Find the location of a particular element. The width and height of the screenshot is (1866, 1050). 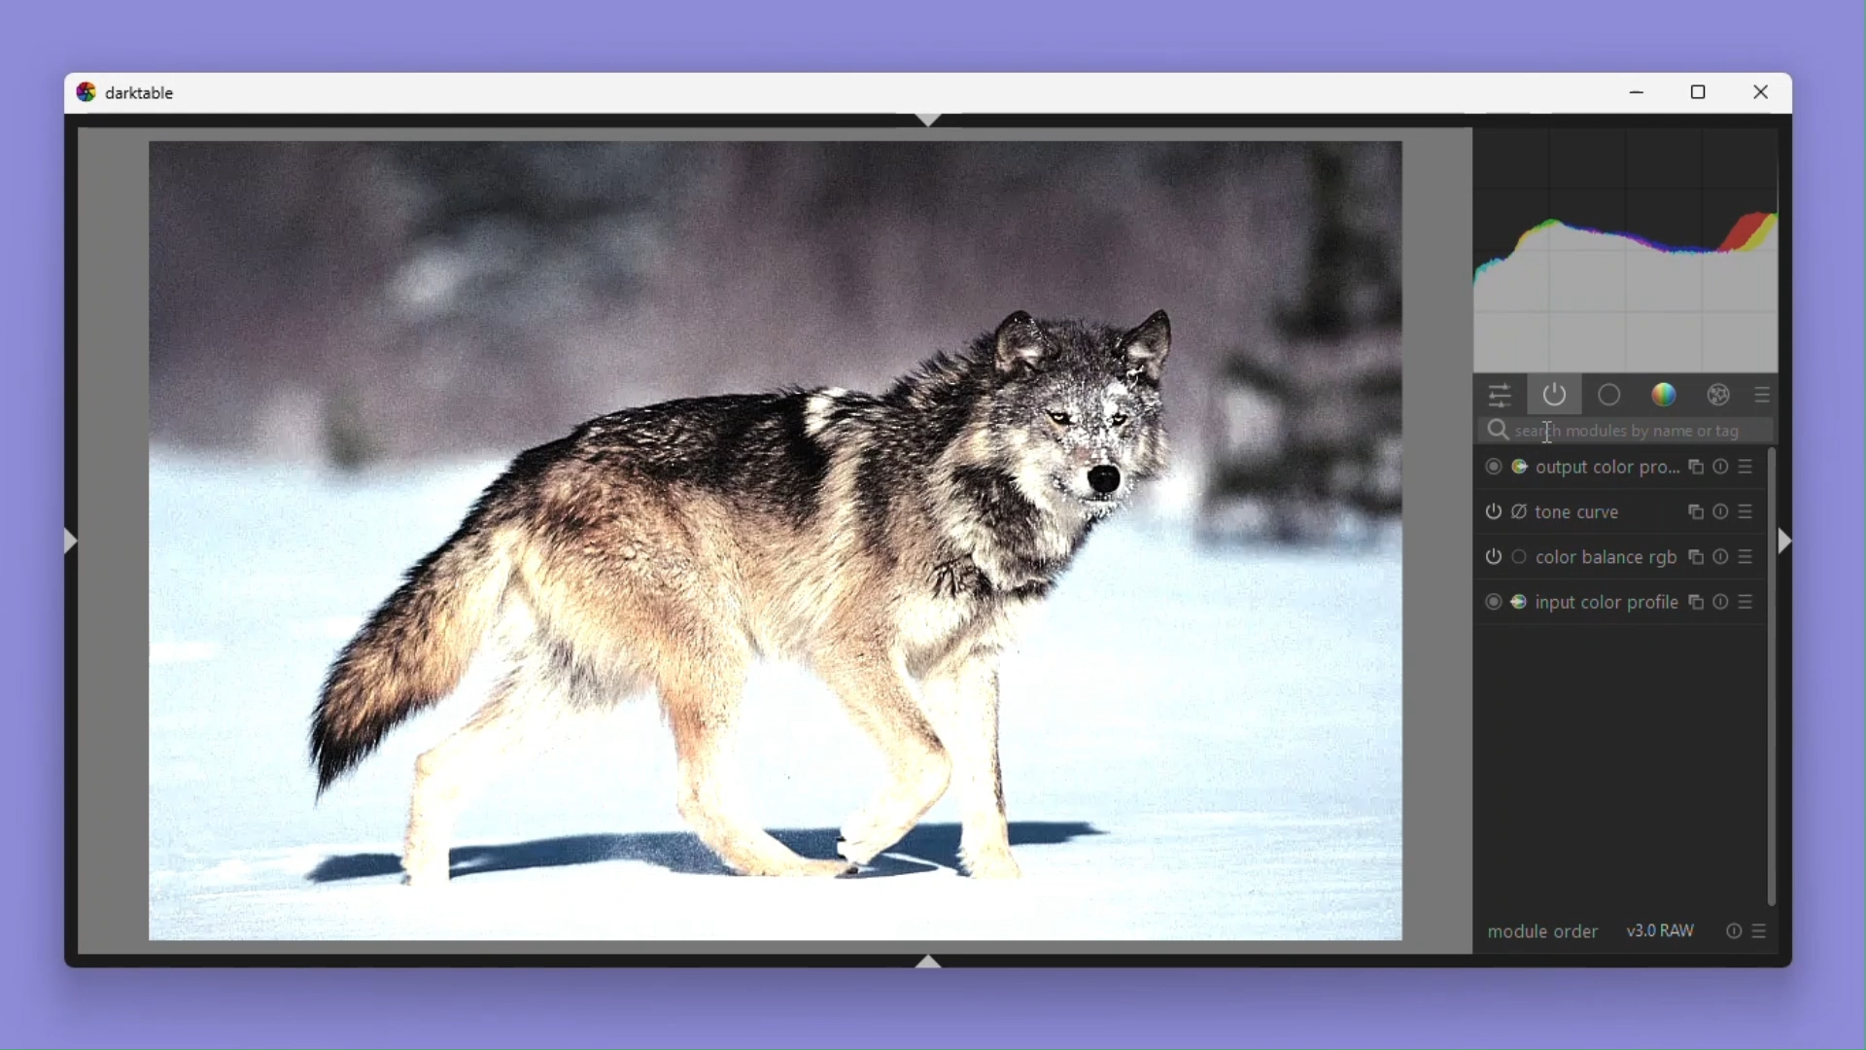

v 3.0 RAW is located at coordinates (1663, 930).